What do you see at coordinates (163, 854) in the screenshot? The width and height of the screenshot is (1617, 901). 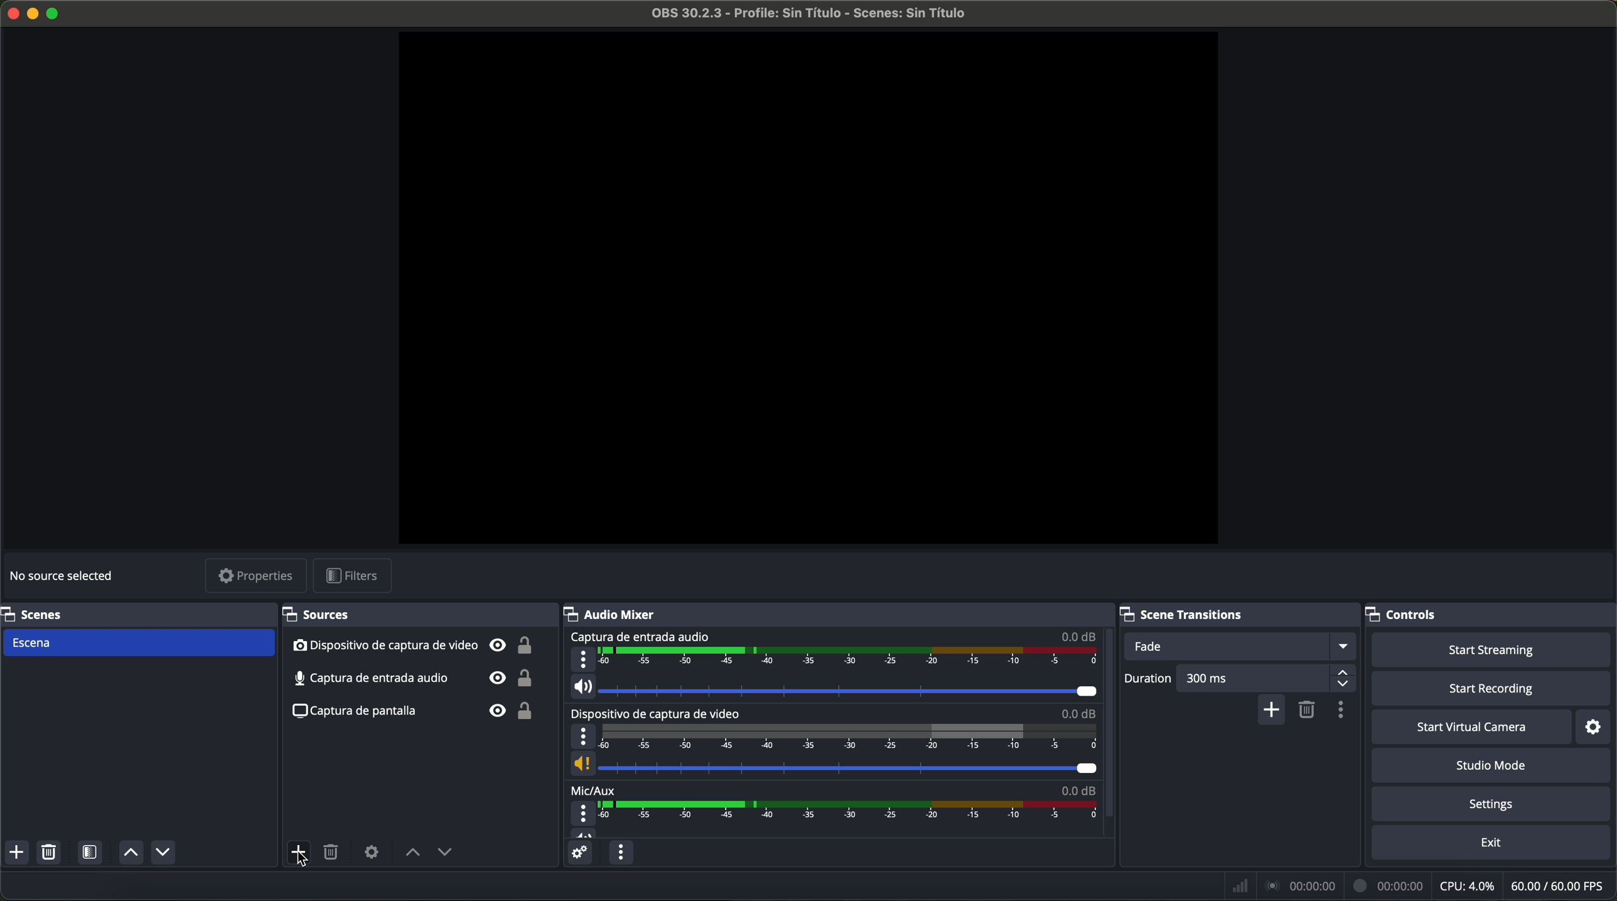 I see `move scene down` at bounding box center [163, 854].